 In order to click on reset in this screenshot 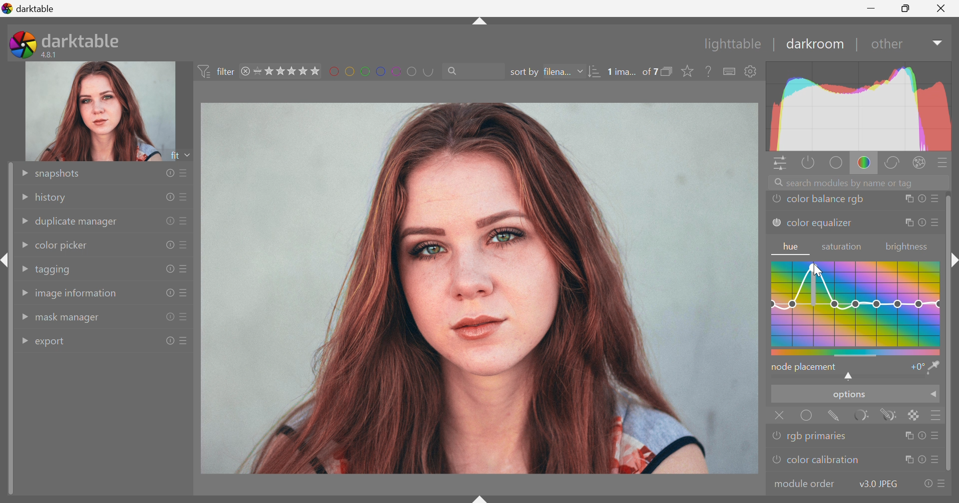, I will do `click(166, 317)`.